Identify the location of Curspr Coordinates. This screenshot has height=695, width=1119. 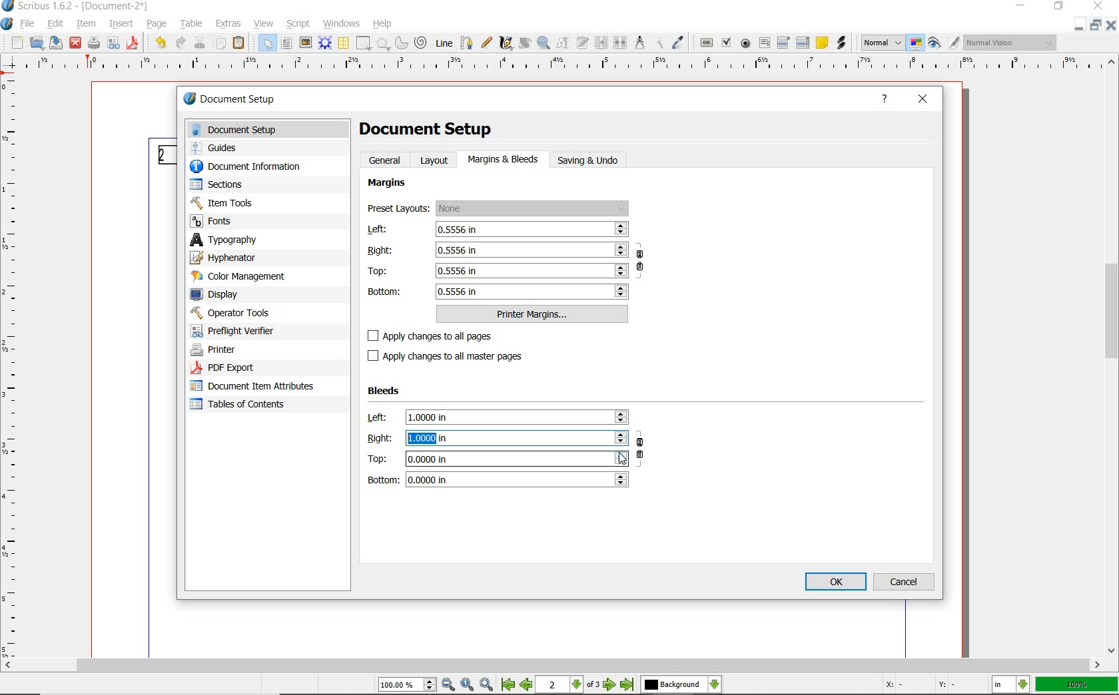
(921, 686).